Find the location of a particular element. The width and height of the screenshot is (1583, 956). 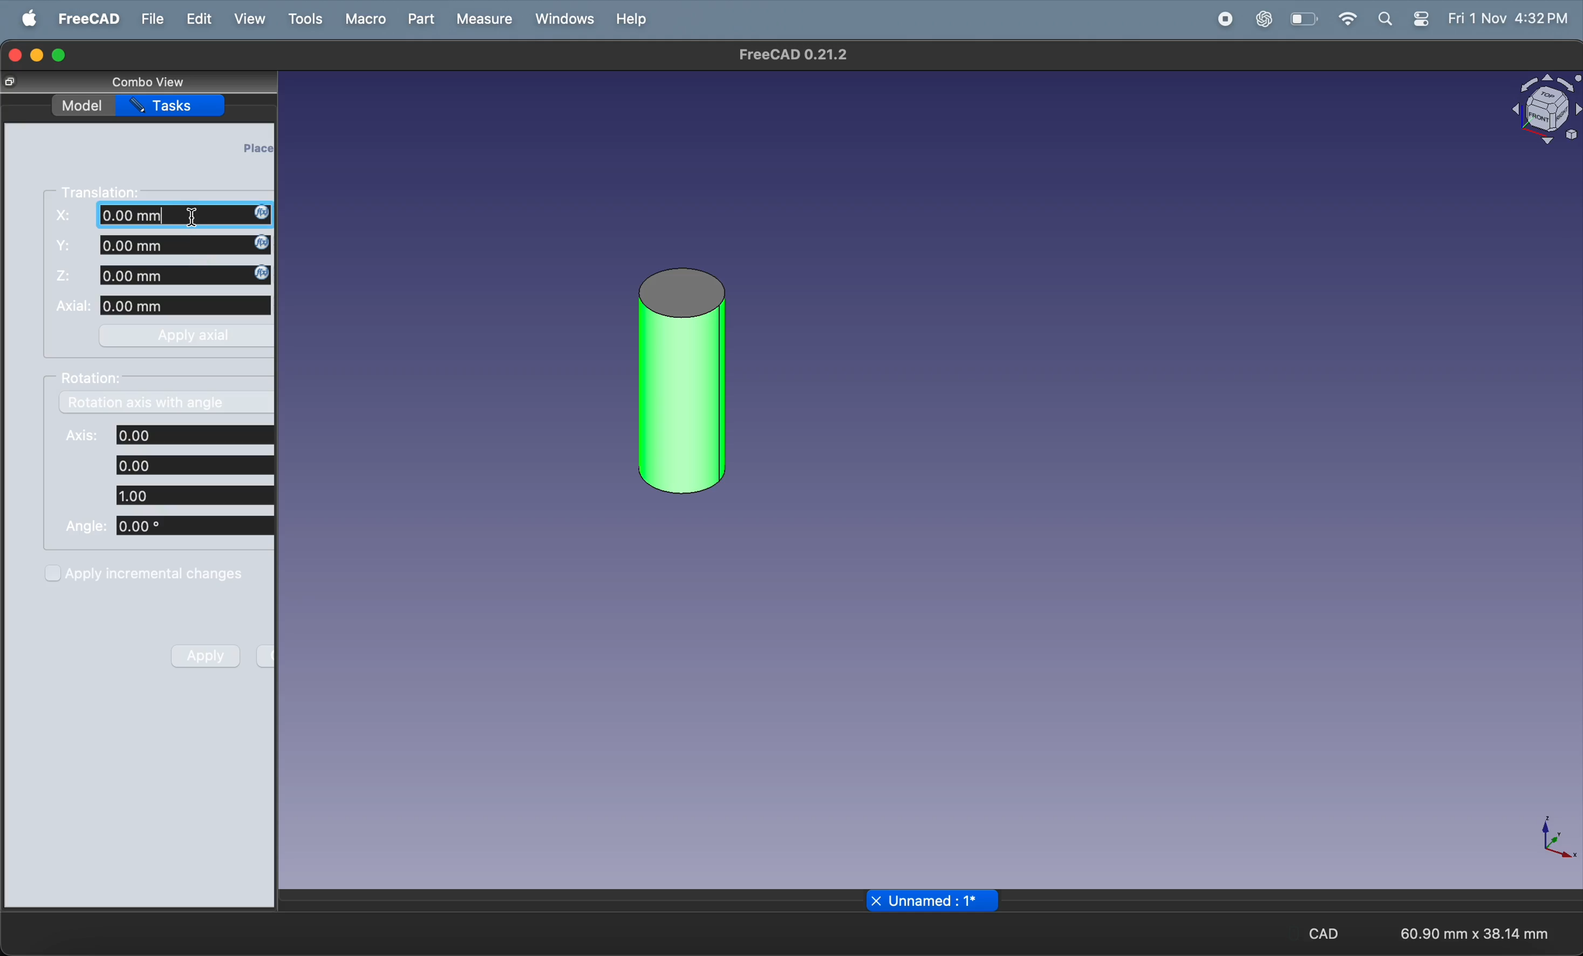

freeCad  0.21.2 is located at coordinates (792, 55).